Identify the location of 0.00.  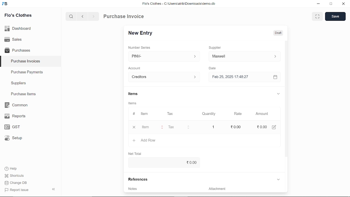
(162, 163).